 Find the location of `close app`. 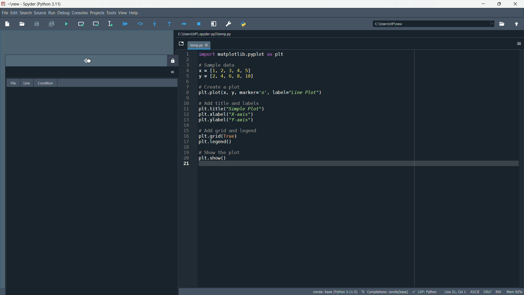

close app is located at coordinates (499, 4).